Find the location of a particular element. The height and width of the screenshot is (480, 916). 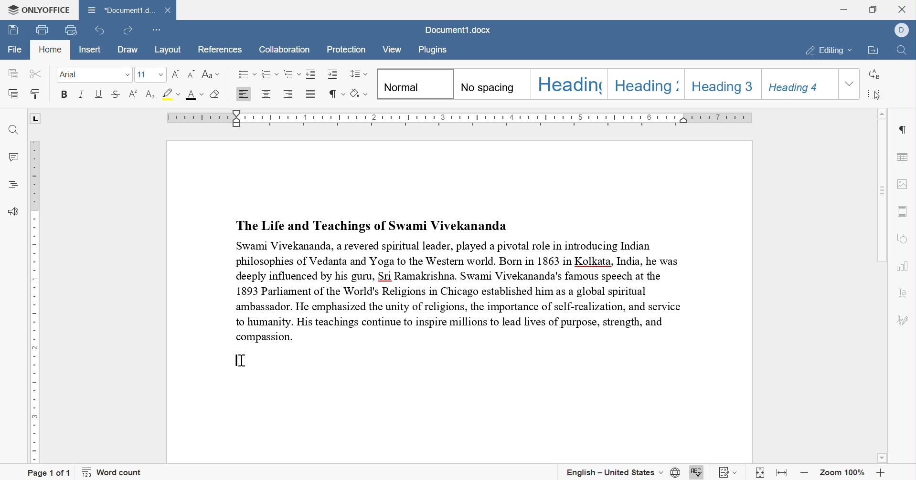

increment font size is located at coordinates (175, 74).